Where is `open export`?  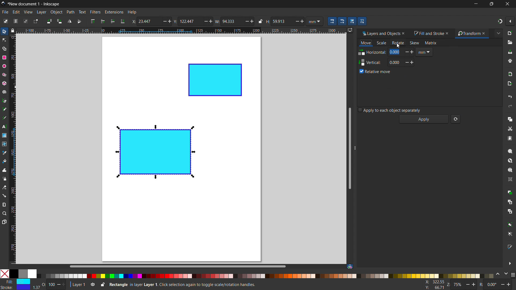 open export is located at coordinates (510, 83).